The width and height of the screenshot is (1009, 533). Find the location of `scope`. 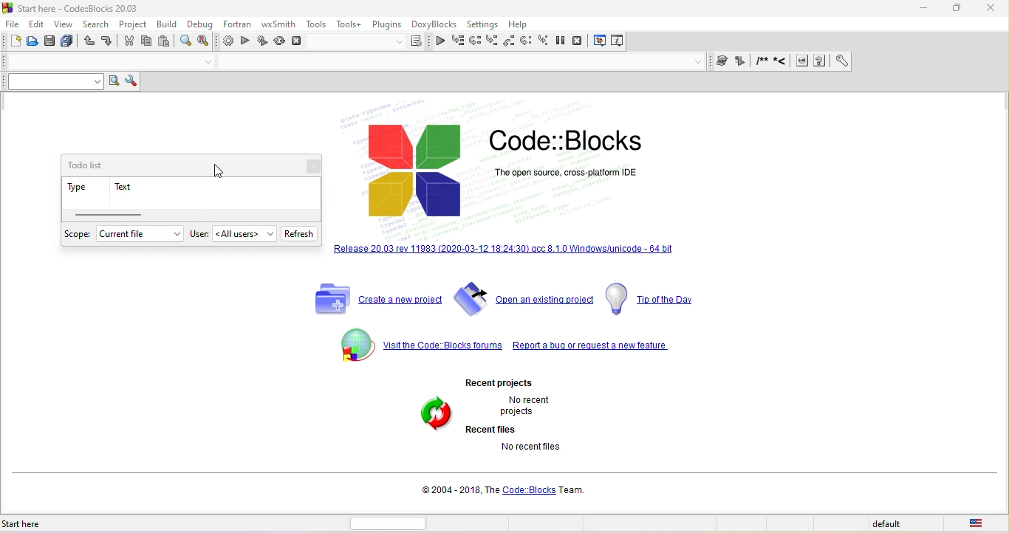

scope is located at coordinates (78, 235).